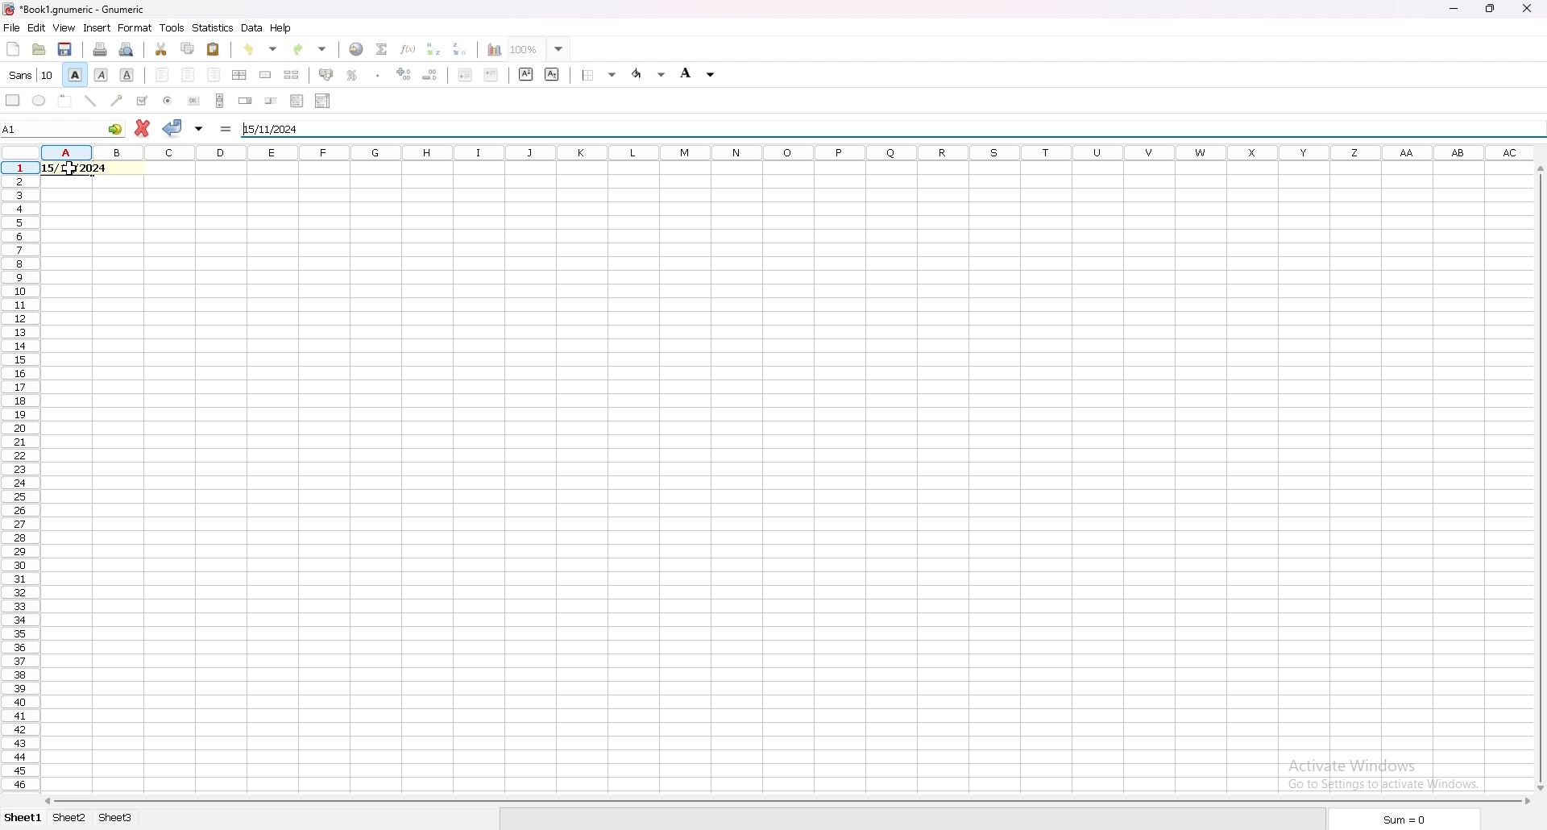  I want to click on sheet3, so click(118, 819).